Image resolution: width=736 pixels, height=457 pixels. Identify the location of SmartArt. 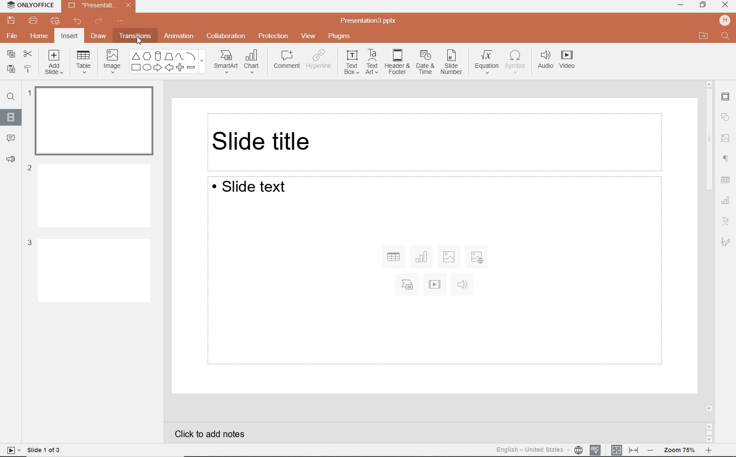
(226, 62).